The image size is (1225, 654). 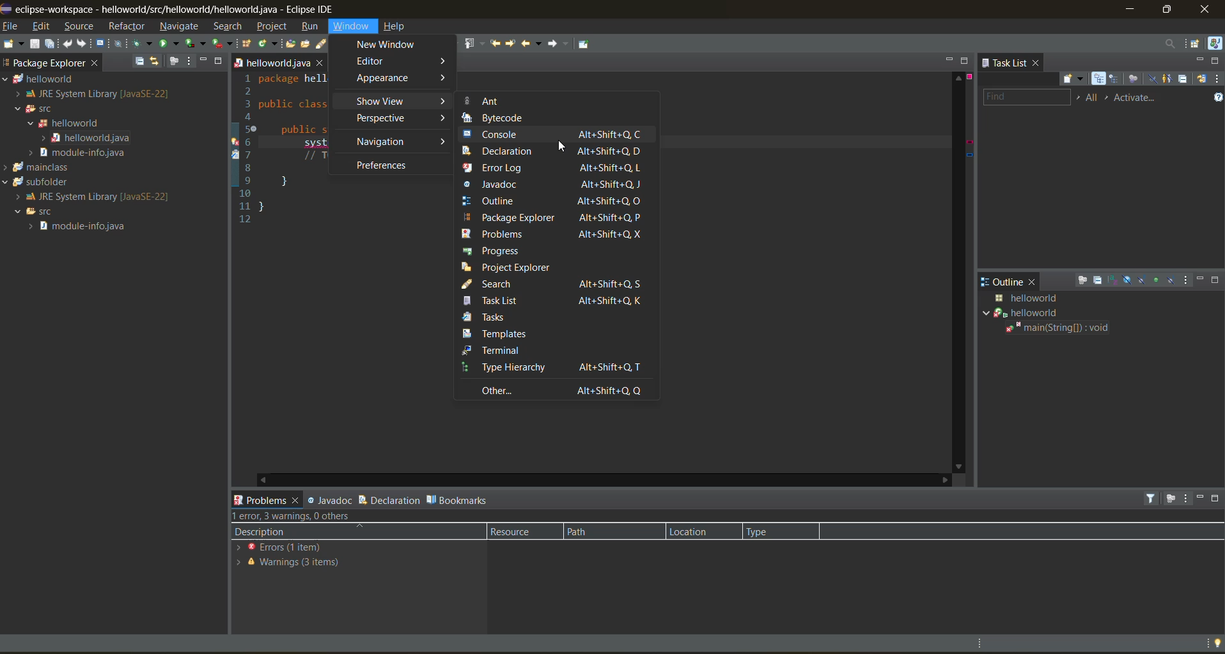 I want to click on problems, so click(x=564, y=234).